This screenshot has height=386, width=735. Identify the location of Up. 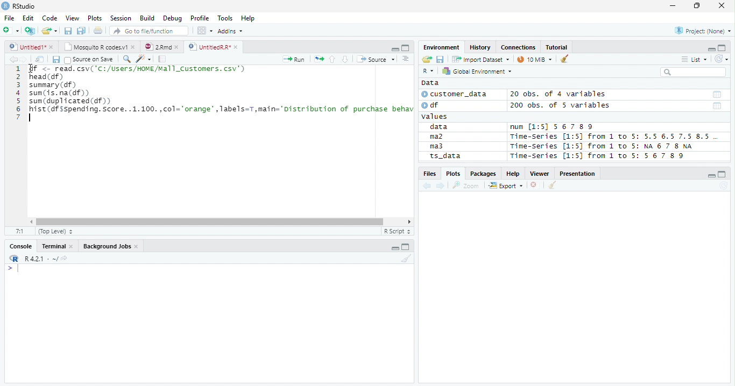
(332, 60).